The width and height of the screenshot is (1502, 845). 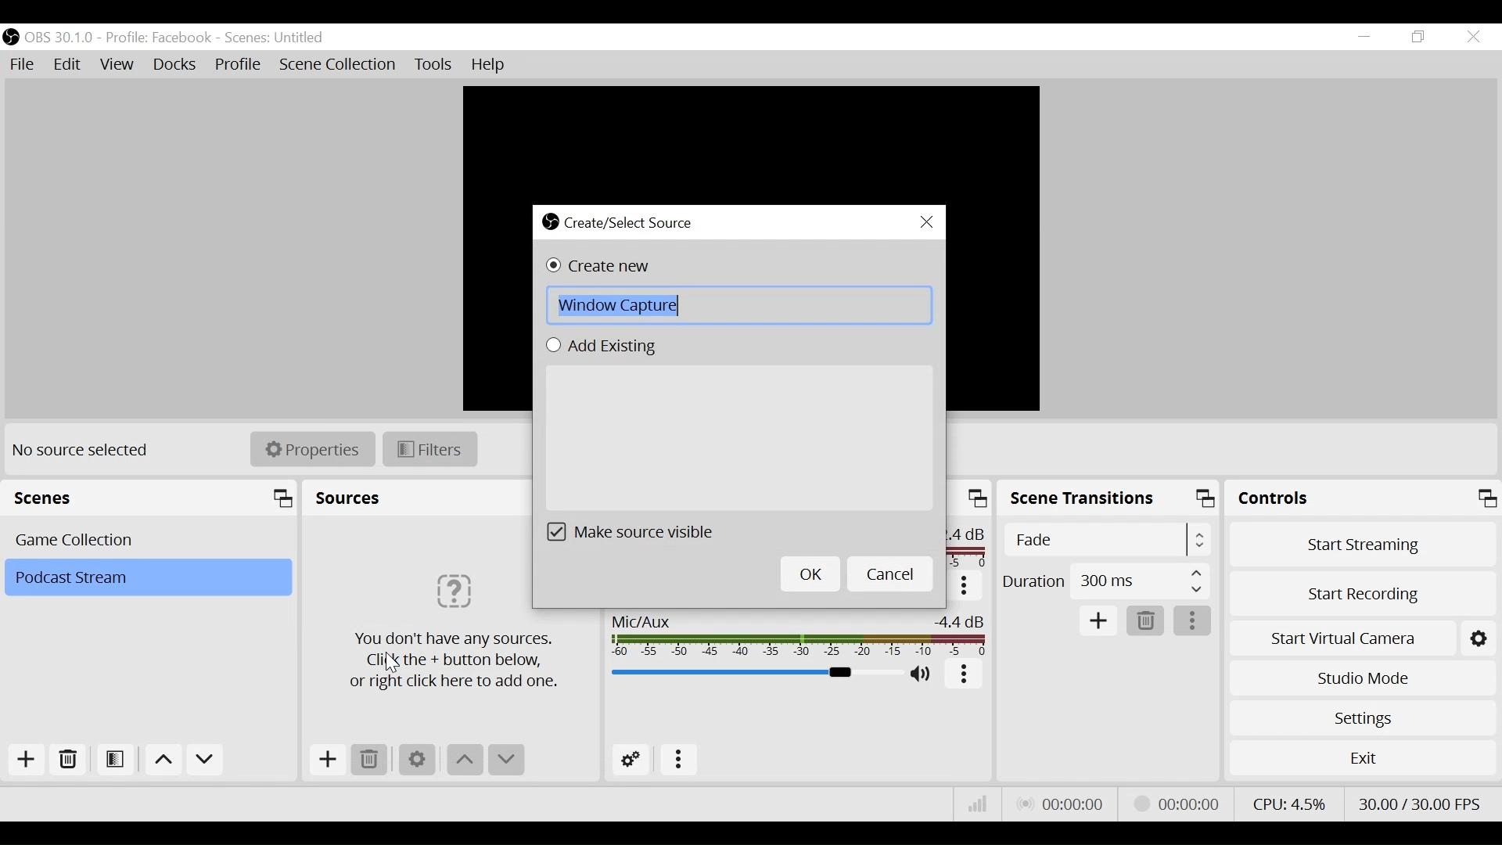 What do you see at coordinates (1362, 718) in the screenshot?
I see `Settings` at bounding box center [1362, 718].